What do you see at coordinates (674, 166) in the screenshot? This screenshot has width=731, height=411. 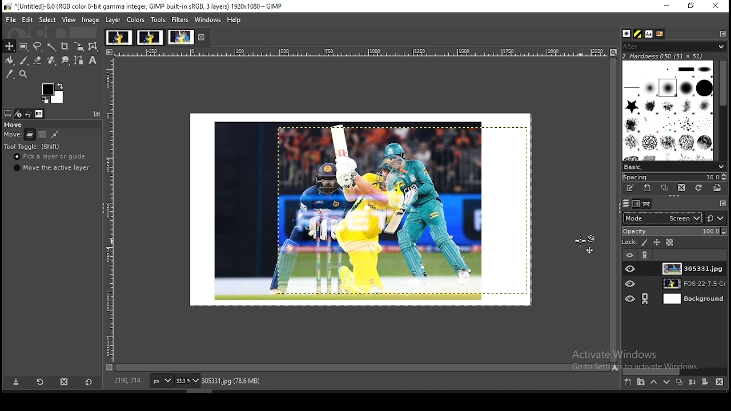 I see `select brush preset` at bounding box center [674, 166].